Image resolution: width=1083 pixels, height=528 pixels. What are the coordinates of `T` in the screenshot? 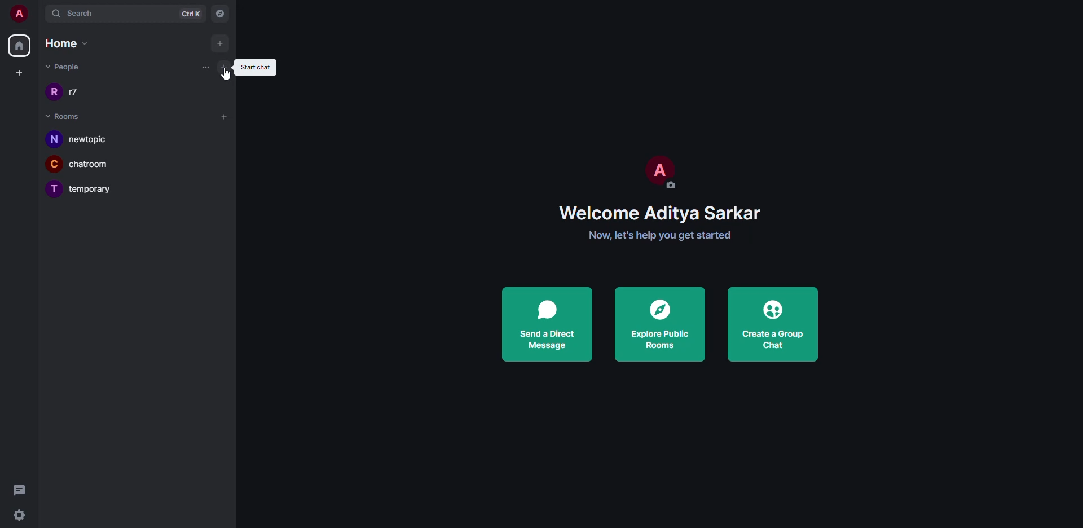 It's located at (53, 190).